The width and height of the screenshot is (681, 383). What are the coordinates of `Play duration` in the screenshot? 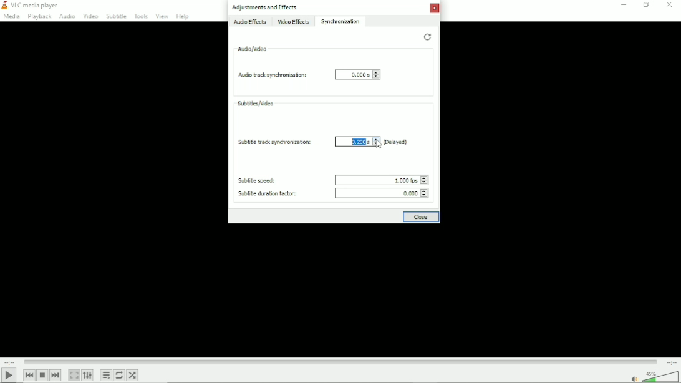 It's located at (340, 361).